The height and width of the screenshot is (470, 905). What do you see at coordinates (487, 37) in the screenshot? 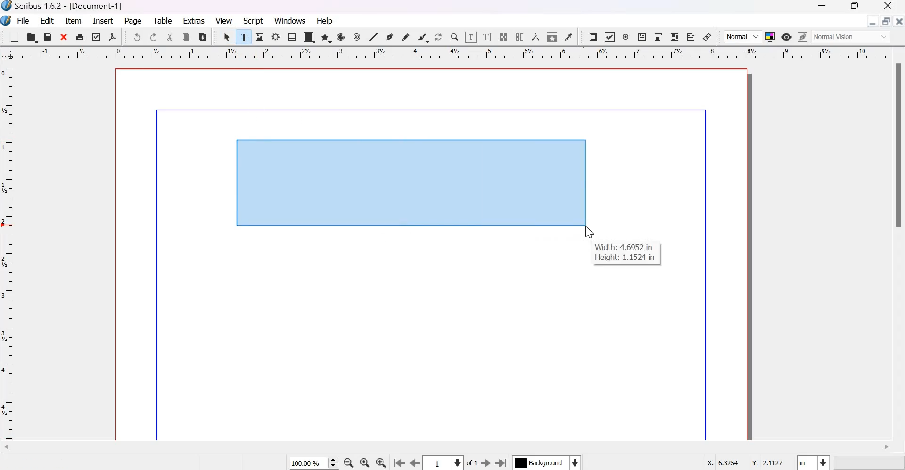
I see `edit text with story editor` at bounding box center [487, 37].